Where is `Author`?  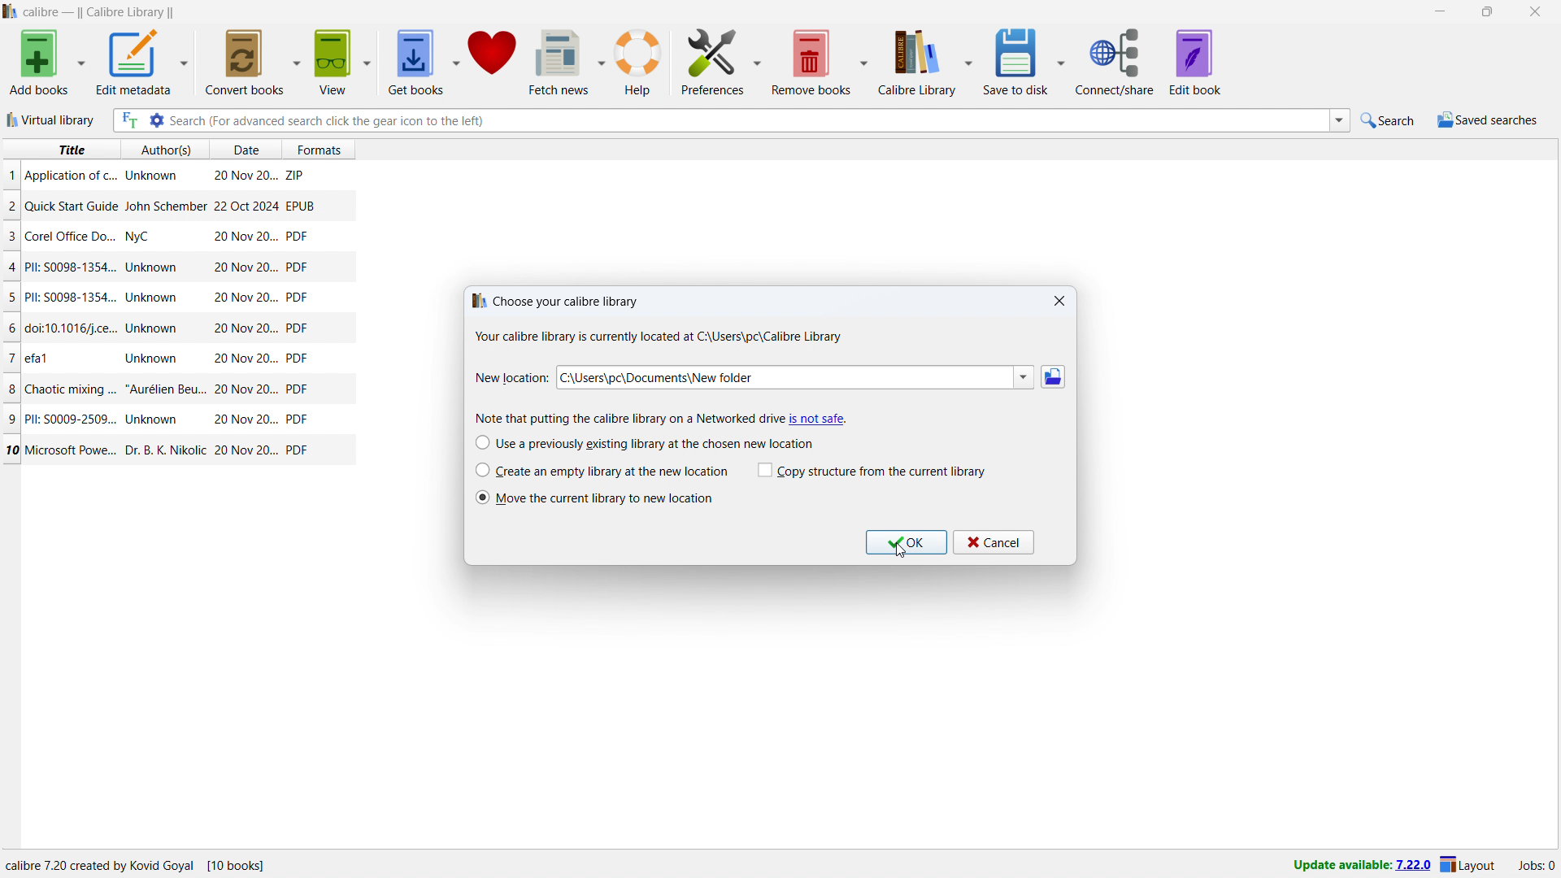
Author is located at coordinates (163, 448).